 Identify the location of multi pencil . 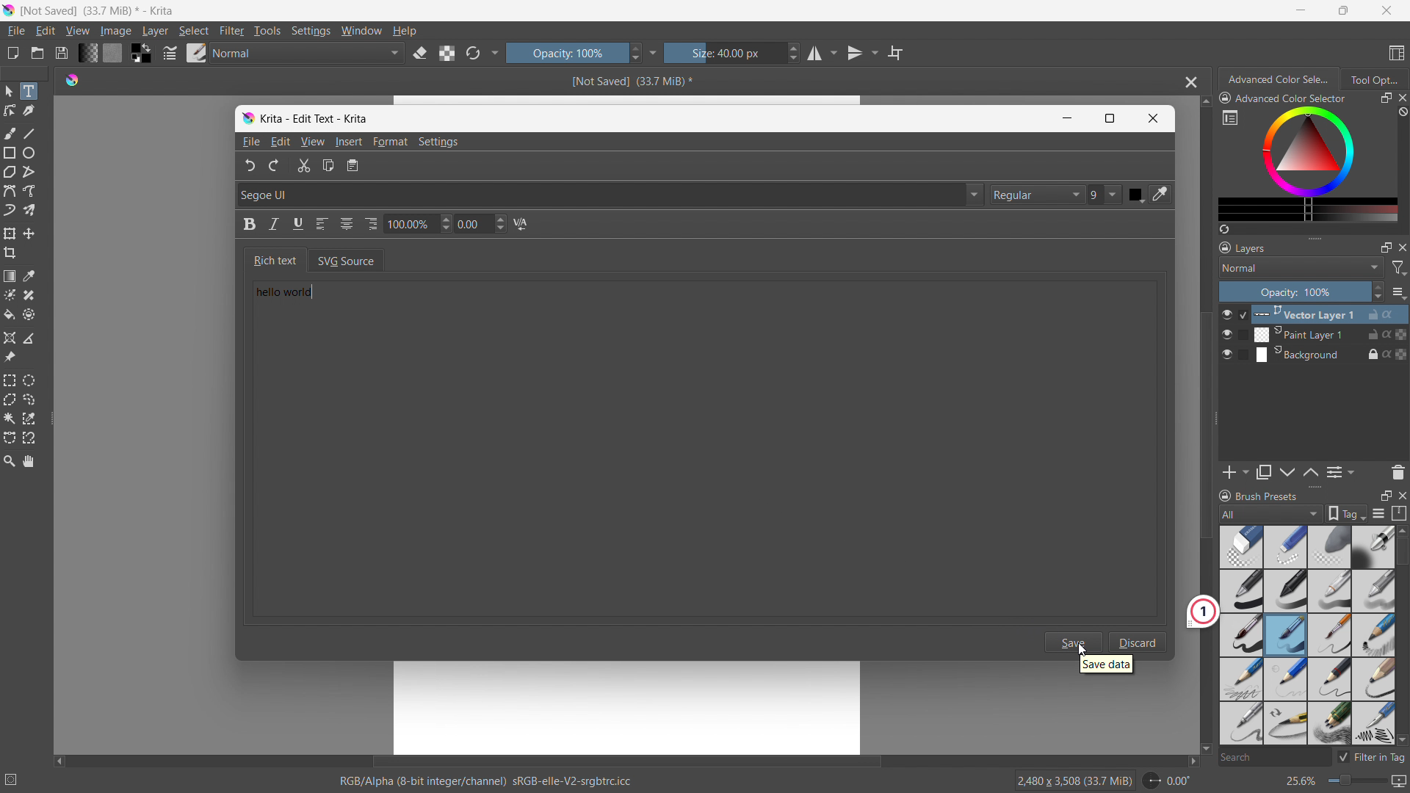
(1331, 724).